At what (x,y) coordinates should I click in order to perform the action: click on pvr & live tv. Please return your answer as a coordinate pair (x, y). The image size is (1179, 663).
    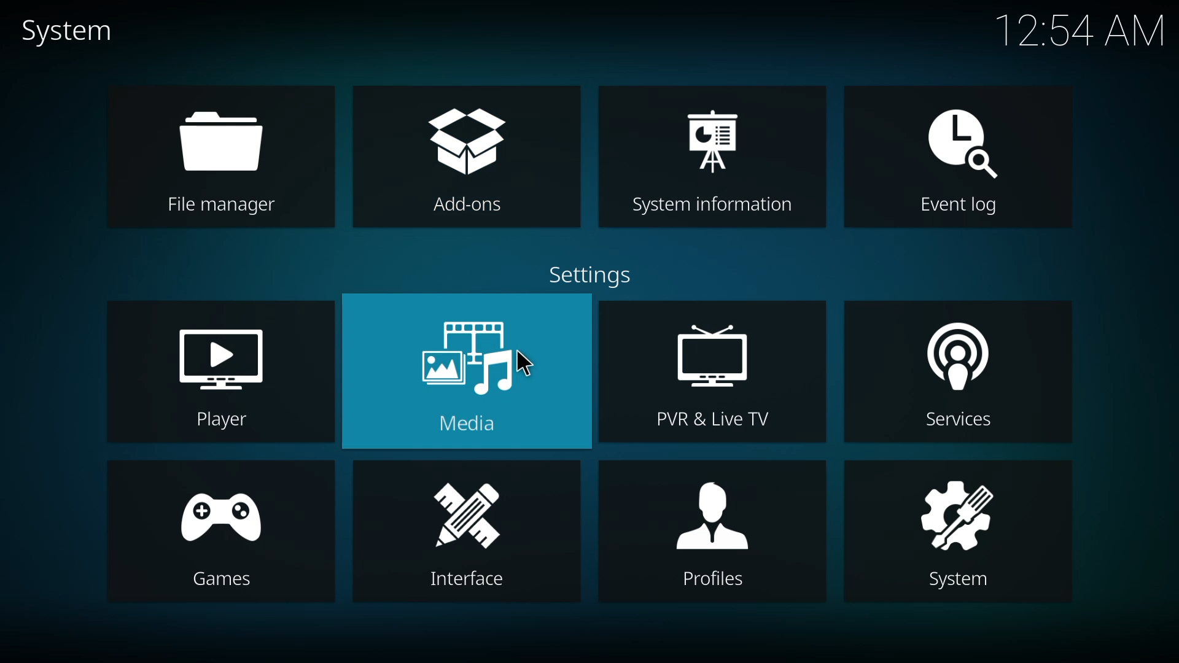
    Looking at the image, I should click on (715, 370).